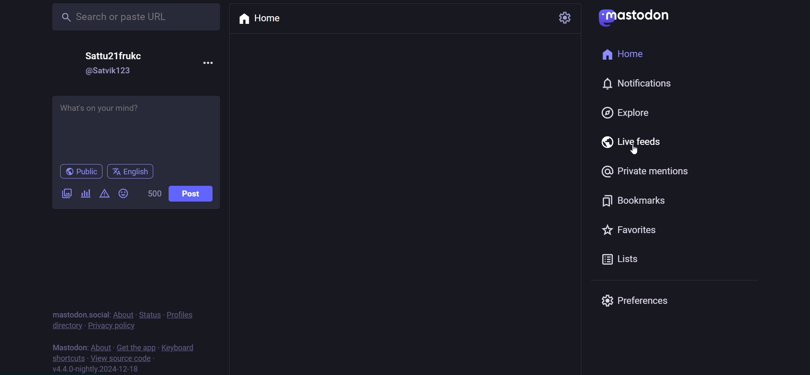 The height and width of the screenshot is (375, 810). I want to click on status, so click(150, 314).